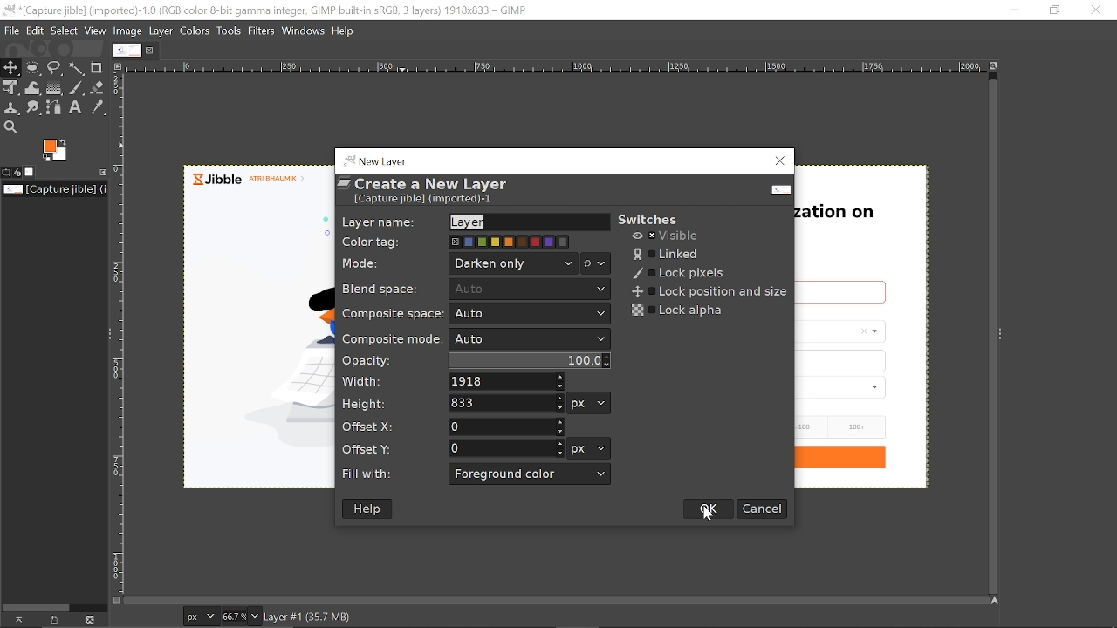 The height and width of the screenshot is (628, 1117). Describe the element at coordinates (509, 382) in the screenshot. I see `weidth` at that location.